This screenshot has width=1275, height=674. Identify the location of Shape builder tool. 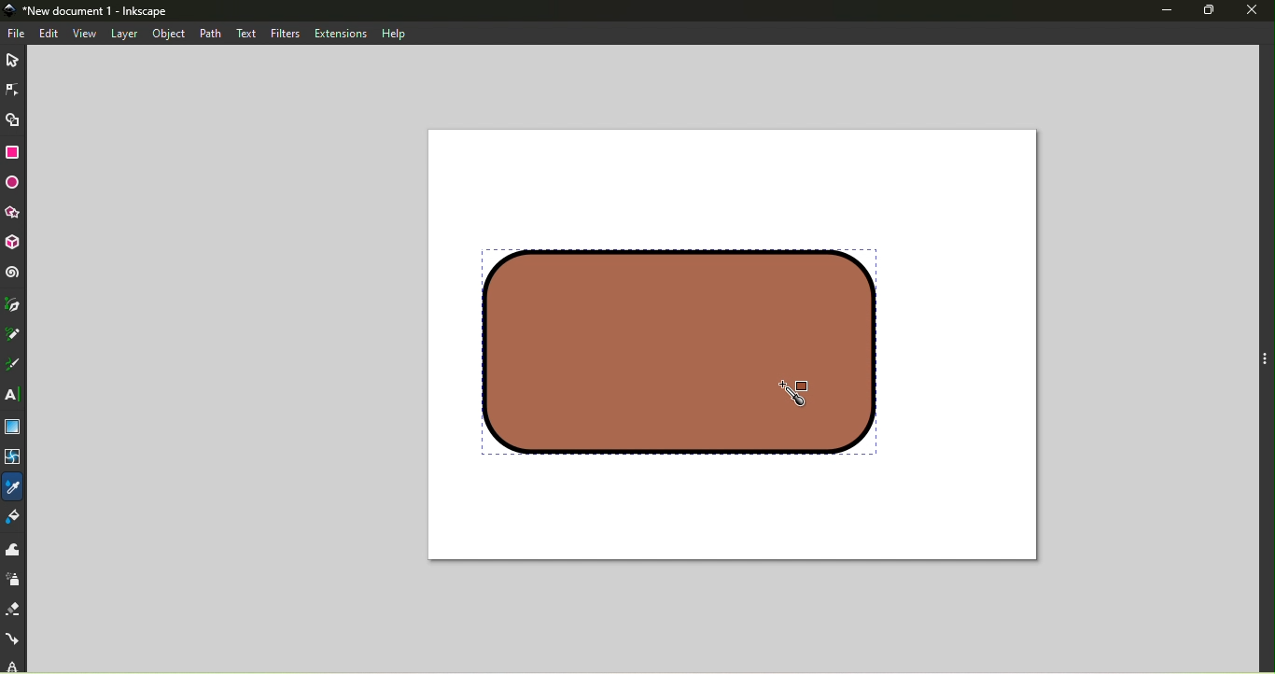
(13, 119).